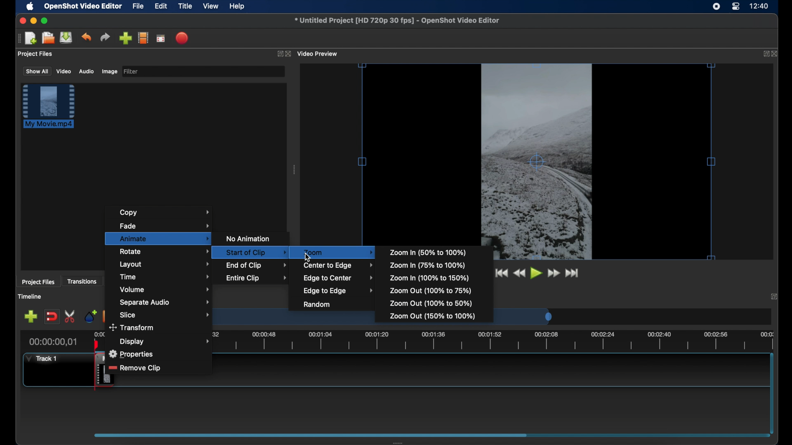 The image size is (792, 445). Describe the element at coordinates (31, 38) in the screenshot. I see `new project` at that location.